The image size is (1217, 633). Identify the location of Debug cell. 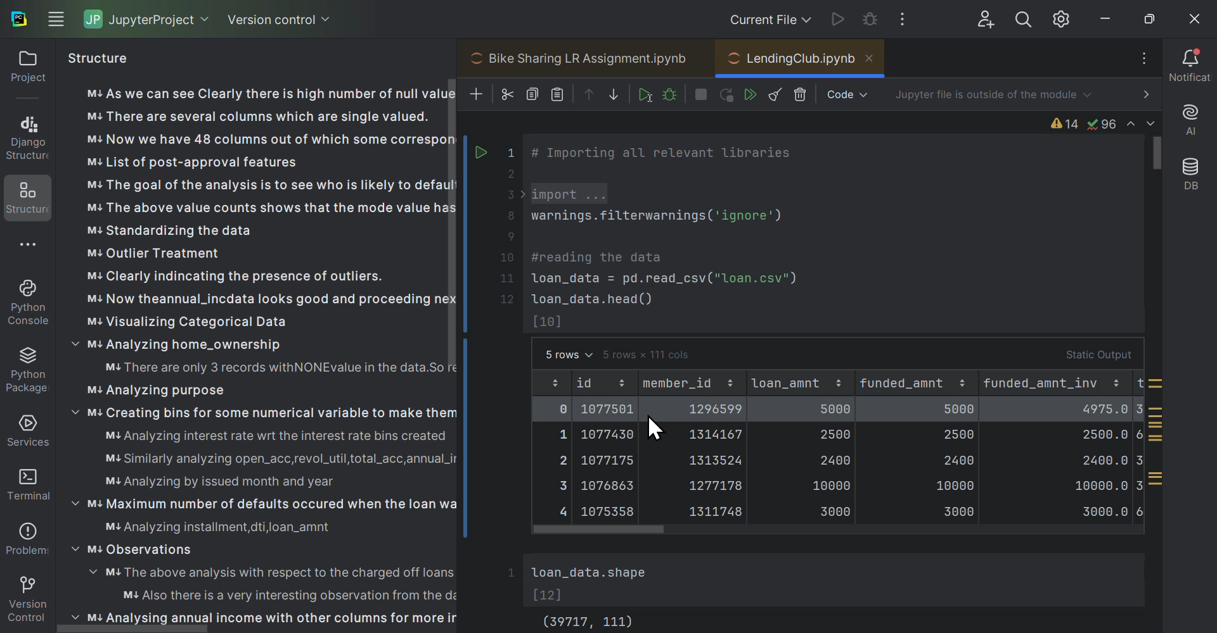
(673, 96).